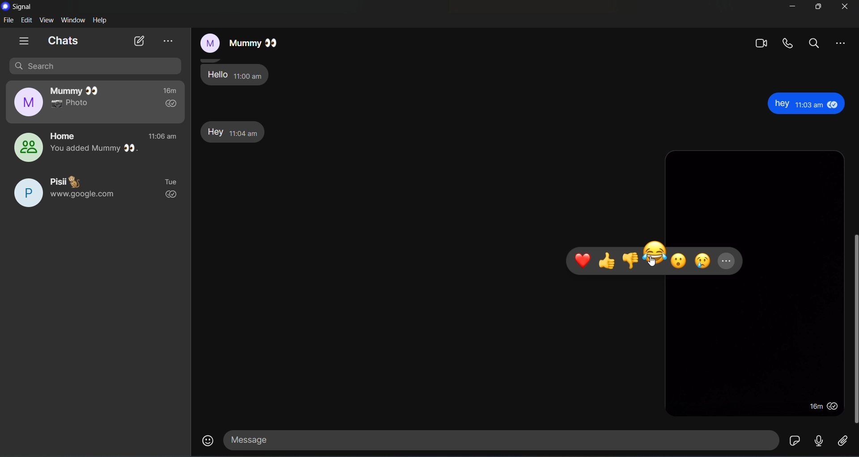  What do you see at coordinates (841, 44) in the screenshot?
I see `more` at bounding box center [841, 44].